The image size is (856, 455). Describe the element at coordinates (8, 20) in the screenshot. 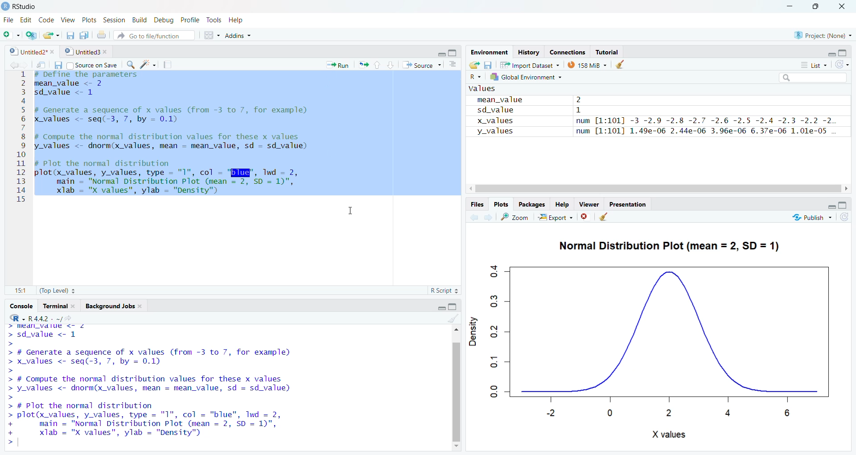

I see `File` at that location.